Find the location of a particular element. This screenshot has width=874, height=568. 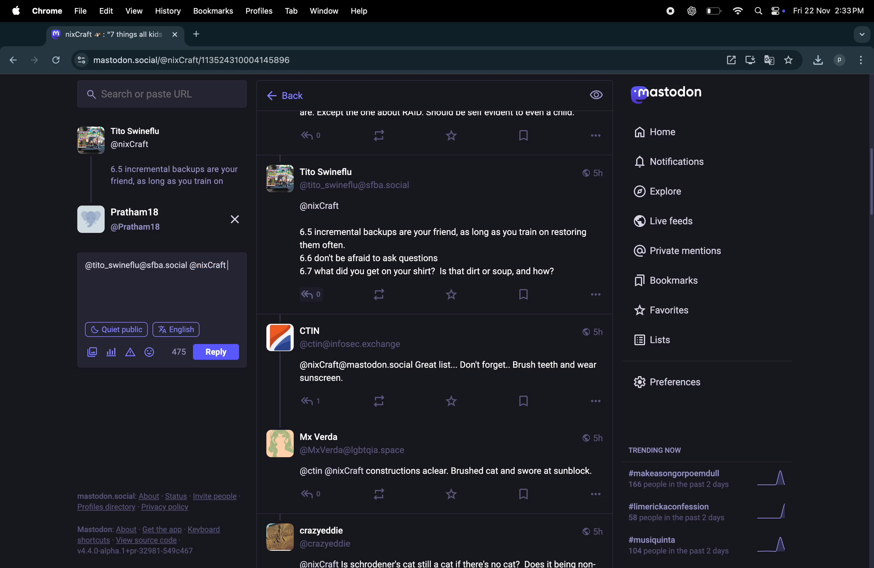

view is located at coordinates (133, 11).